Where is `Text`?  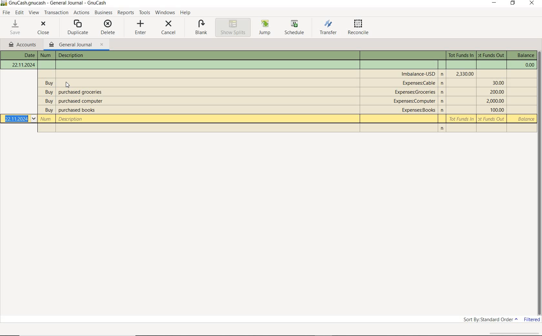
Text is located at coordinates (58, 3).